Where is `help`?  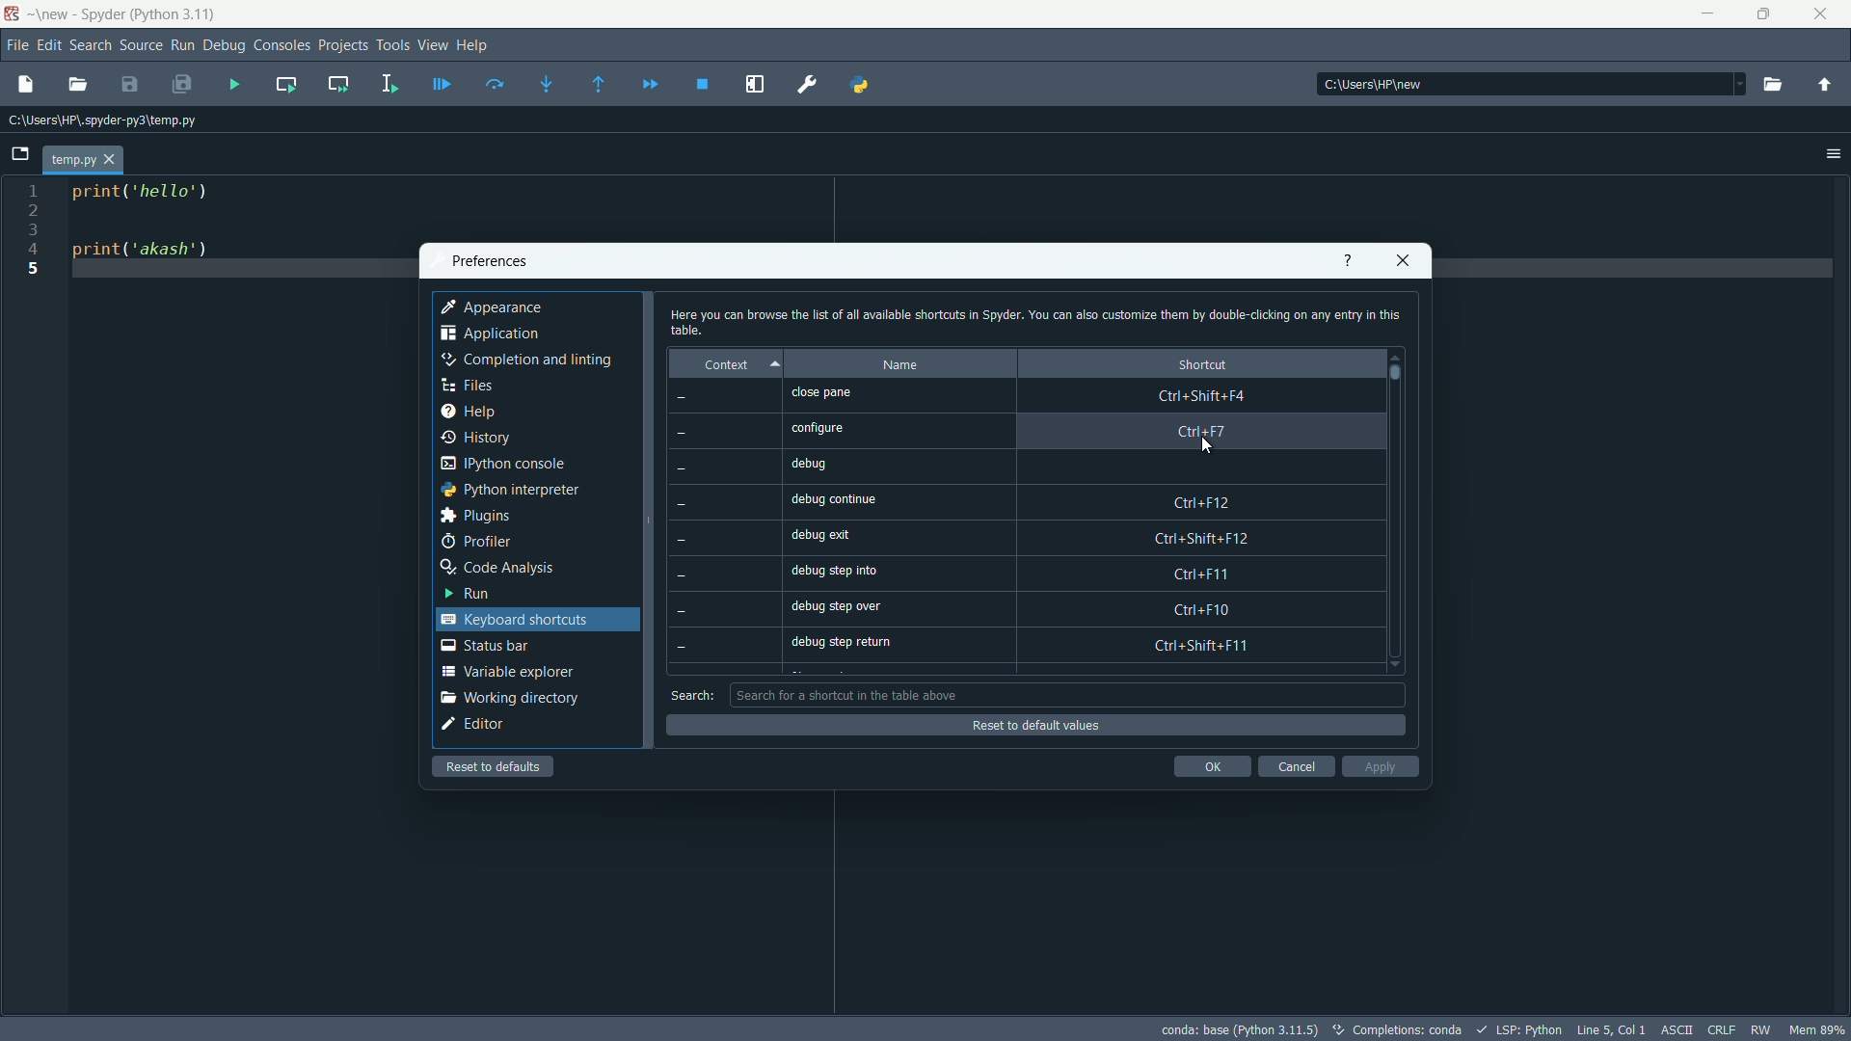
help is located at coordinates (467, 413).